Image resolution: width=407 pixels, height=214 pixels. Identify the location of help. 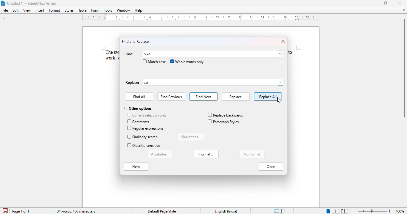
(138, 10).